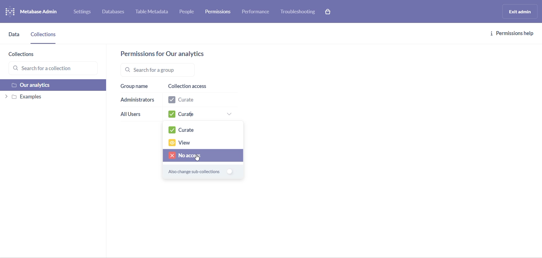 This screenshot has height=258, width=542. What do you see at coordinates (257, 13) in the screenshot?
I see `performance` at bounding box center [257, 13].